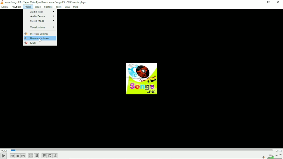 The image size is (283, 159). I want to click on Toggle video in fullscreen, so click(31, 156).